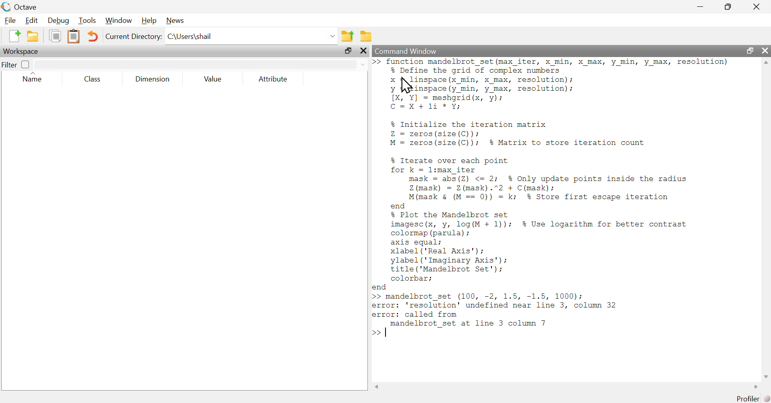 The image size is (771, 403). I want to click on search here, so click(202, 63).